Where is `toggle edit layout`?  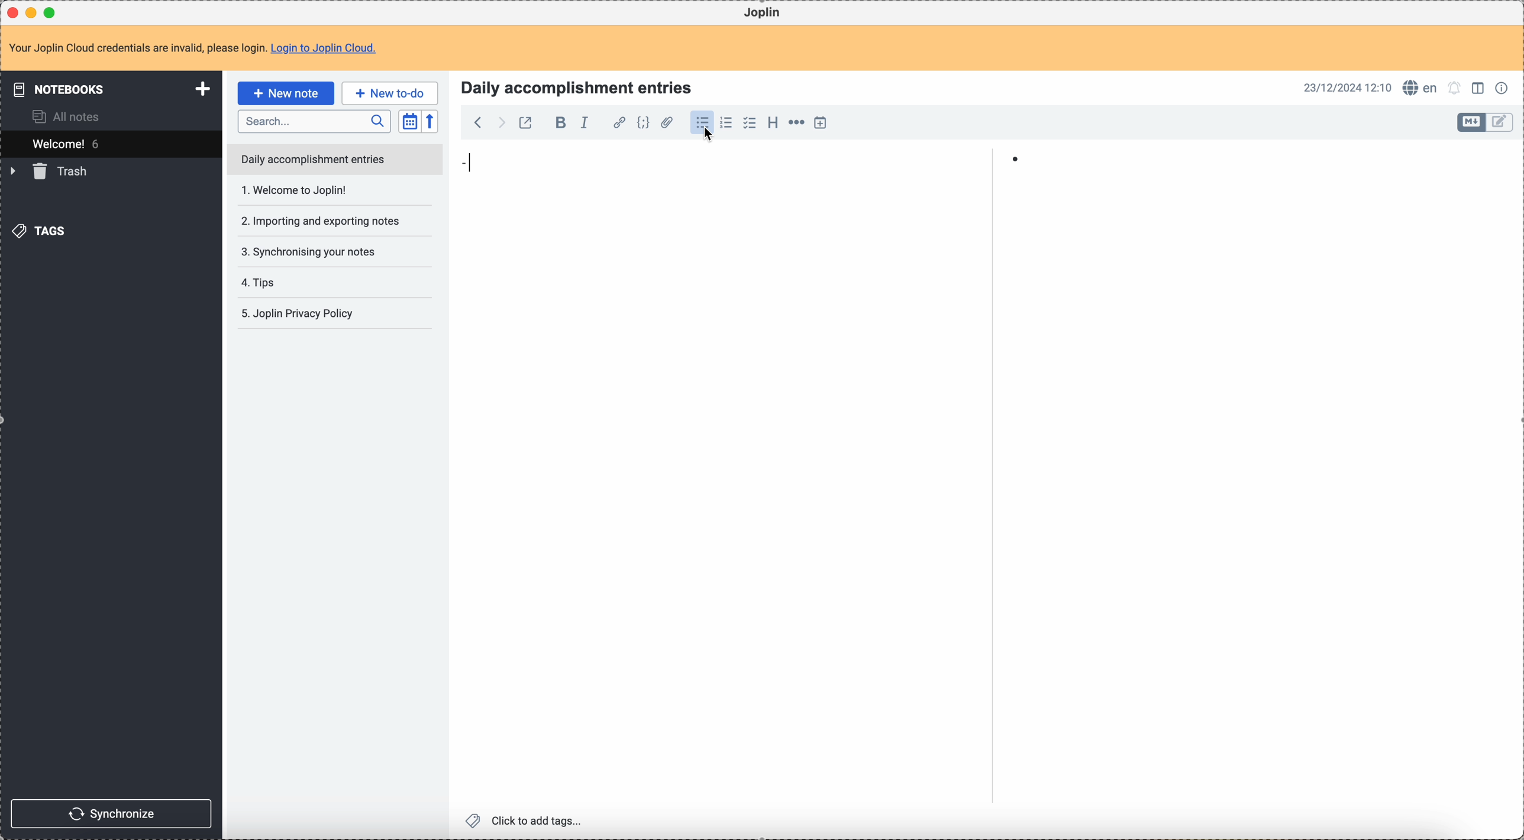 toggle edit layout is located at coordinates (1478, 87).